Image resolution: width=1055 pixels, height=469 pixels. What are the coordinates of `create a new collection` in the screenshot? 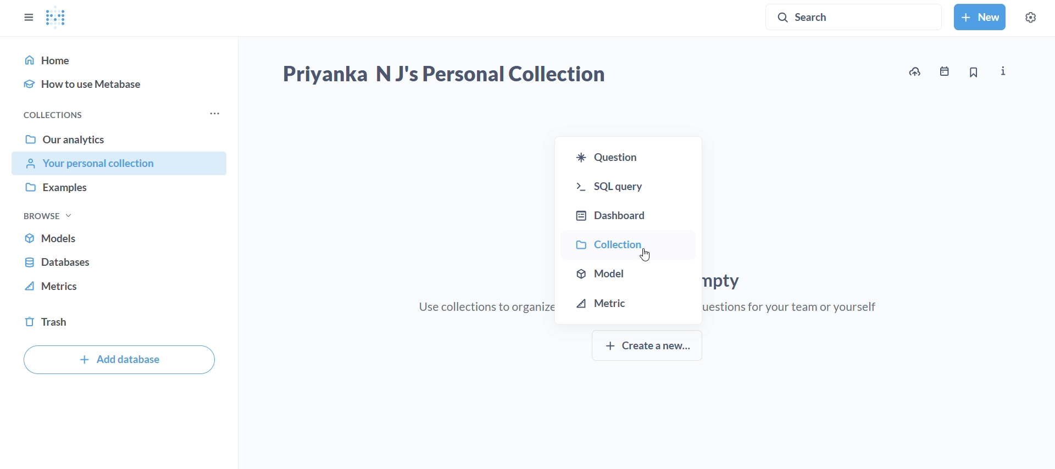 It's located at (648, 348).